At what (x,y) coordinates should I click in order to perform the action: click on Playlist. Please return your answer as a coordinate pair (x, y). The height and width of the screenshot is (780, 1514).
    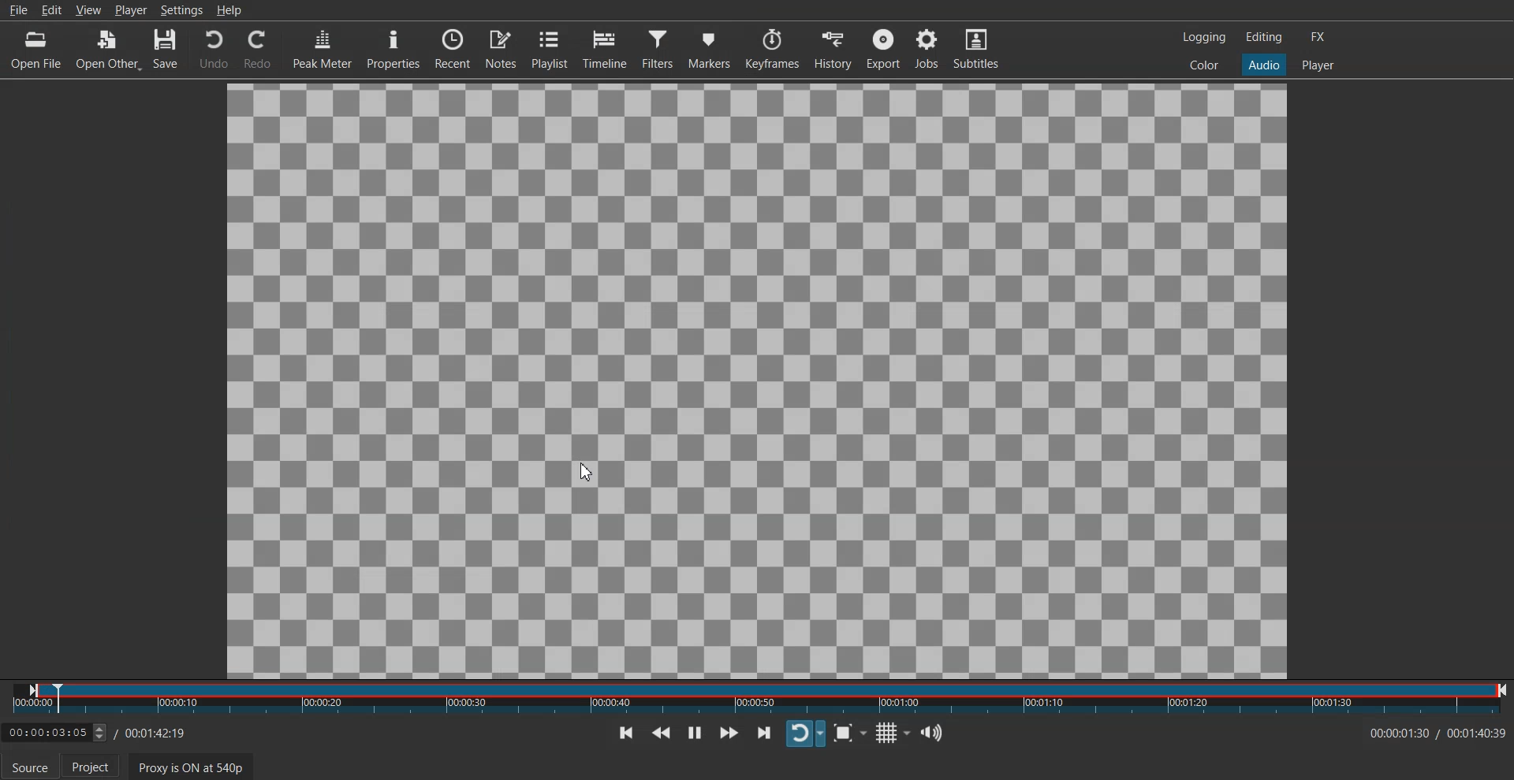
    Looking at the image, I should click on (550, 49).